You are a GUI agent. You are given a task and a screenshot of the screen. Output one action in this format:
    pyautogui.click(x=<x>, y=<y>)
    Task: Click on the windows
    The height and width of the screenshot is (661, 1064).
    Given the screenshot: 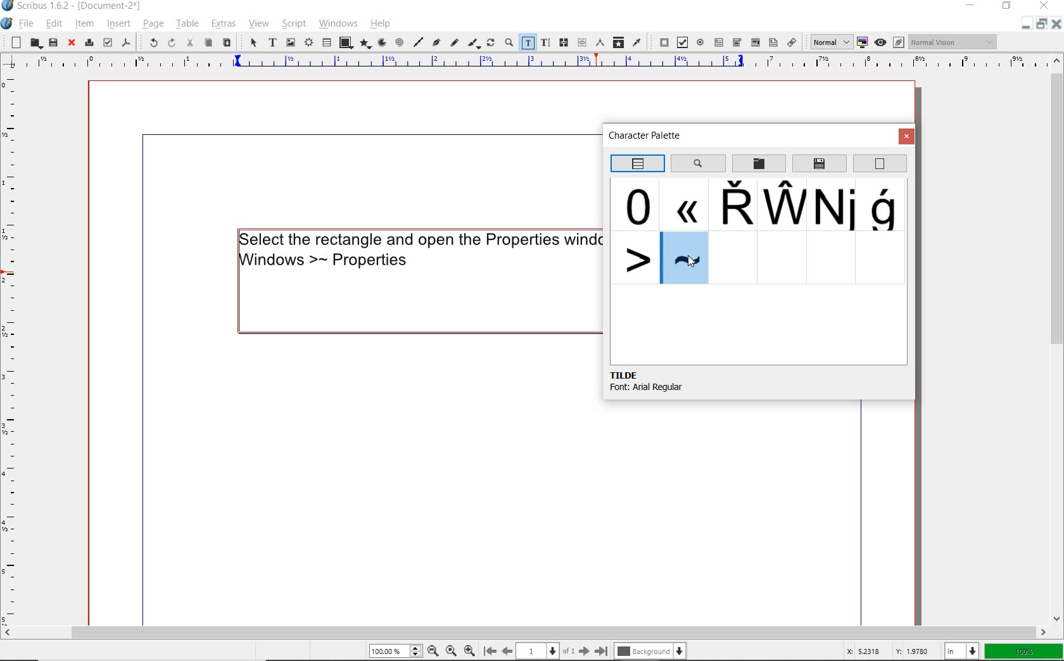 What is the action you would take?
    pyautogui.click(x=338, y=23)
    